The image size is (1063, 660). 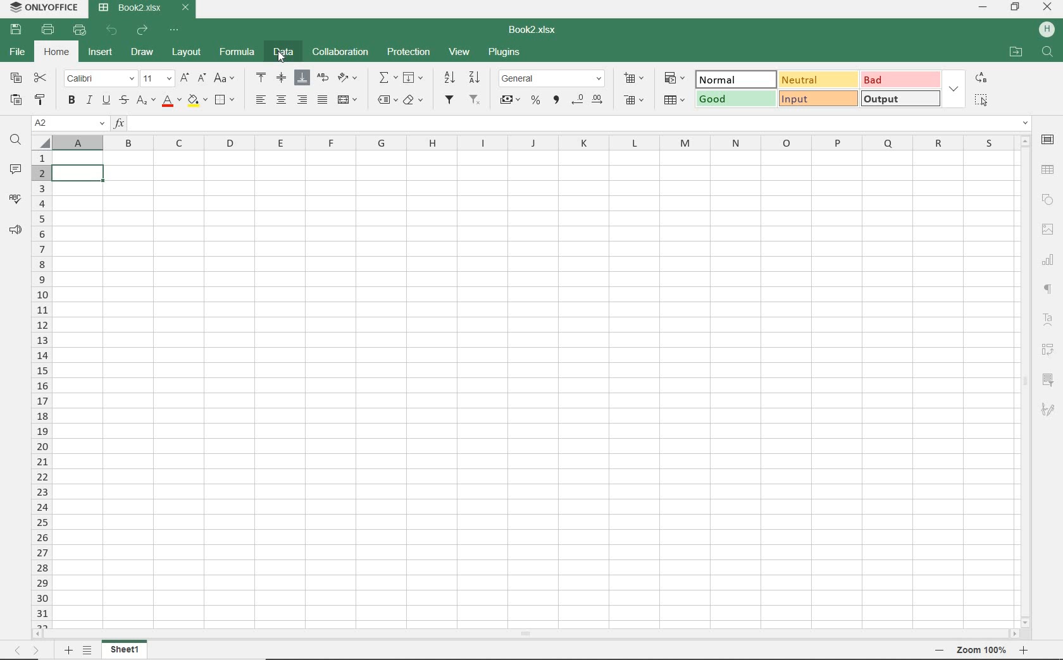 I want to click on INSERT FUNCTION, so click(x=386, y=77).